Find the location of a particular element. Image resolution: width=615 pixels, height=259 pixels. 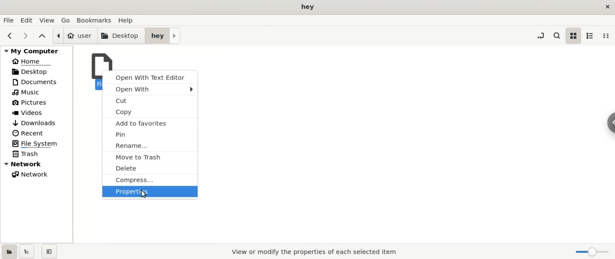

hey is located at coordinates (164, 36).